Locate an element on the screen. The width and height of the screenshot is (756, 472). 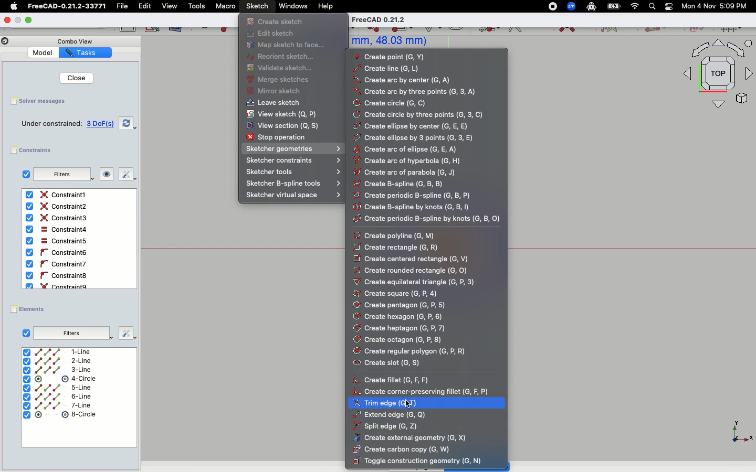
Elements is located at coordinates (30, 309).